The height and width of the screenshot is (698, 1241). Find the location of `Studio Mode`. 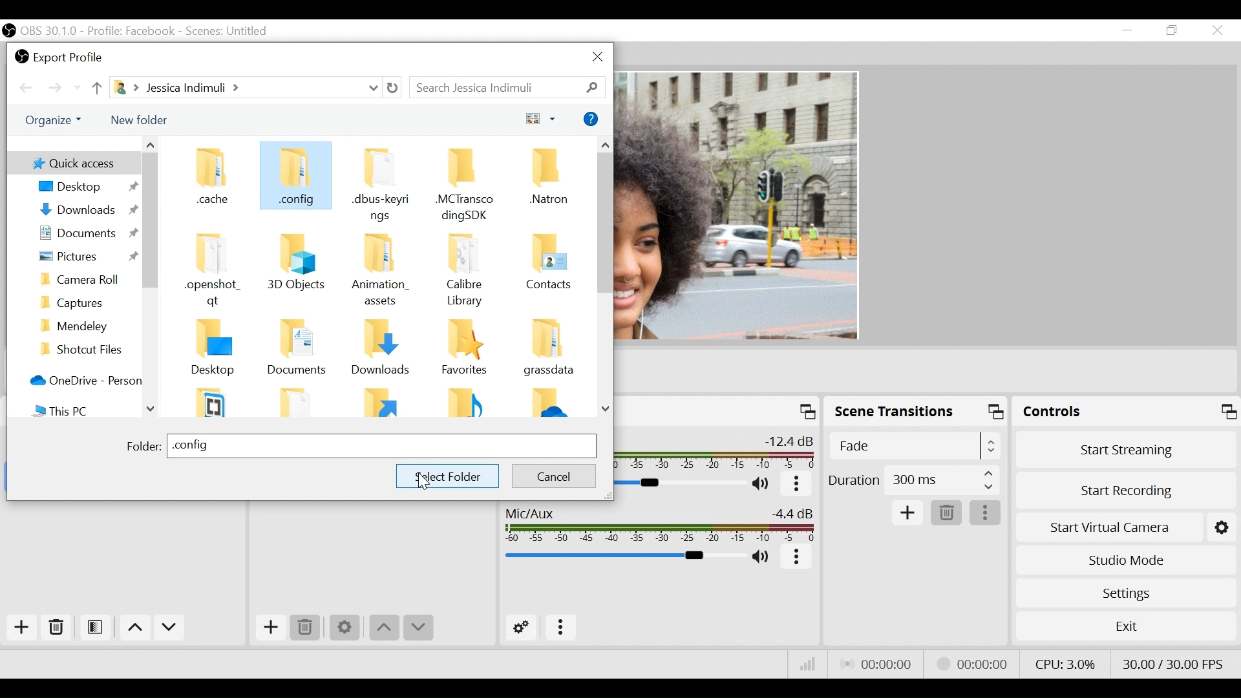

Studio Mode is located at coordinates (1127, 561).